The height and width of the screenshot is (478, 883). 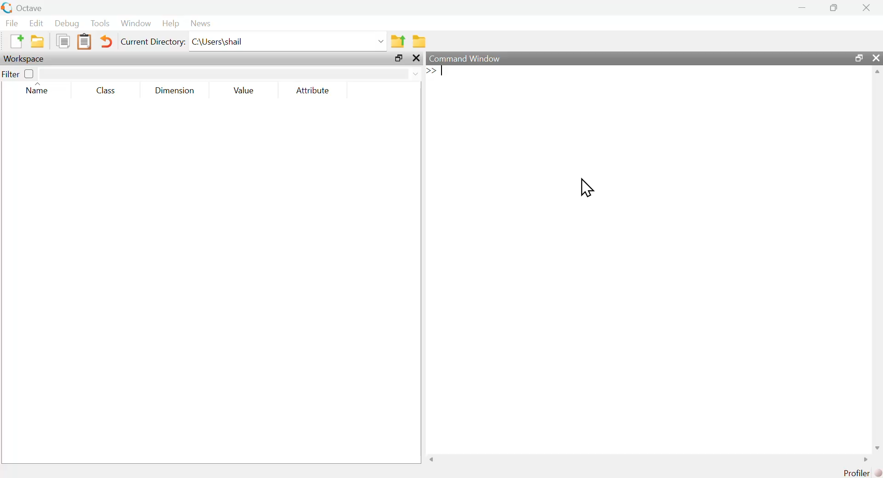 What do you see at coordinates (419, 41) in the screenshot?
I see `Folder` at bounding box center [419, 41].